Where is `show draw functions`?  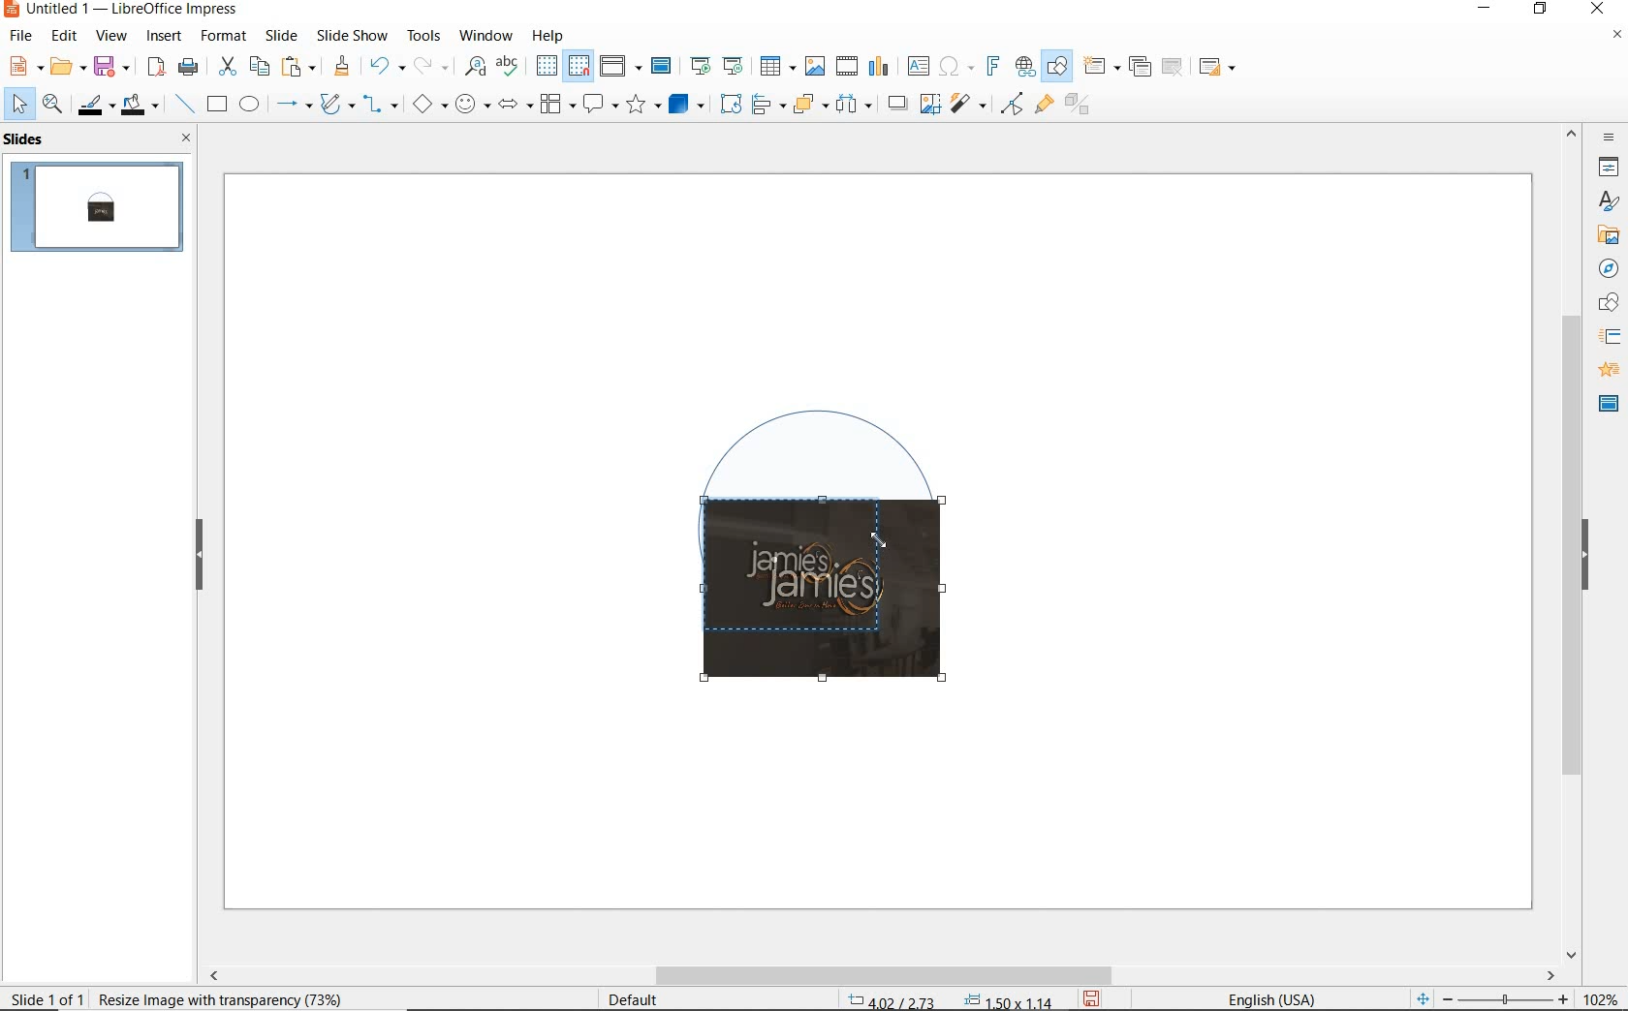
show draw functions is located at coordinates (1057, 67).